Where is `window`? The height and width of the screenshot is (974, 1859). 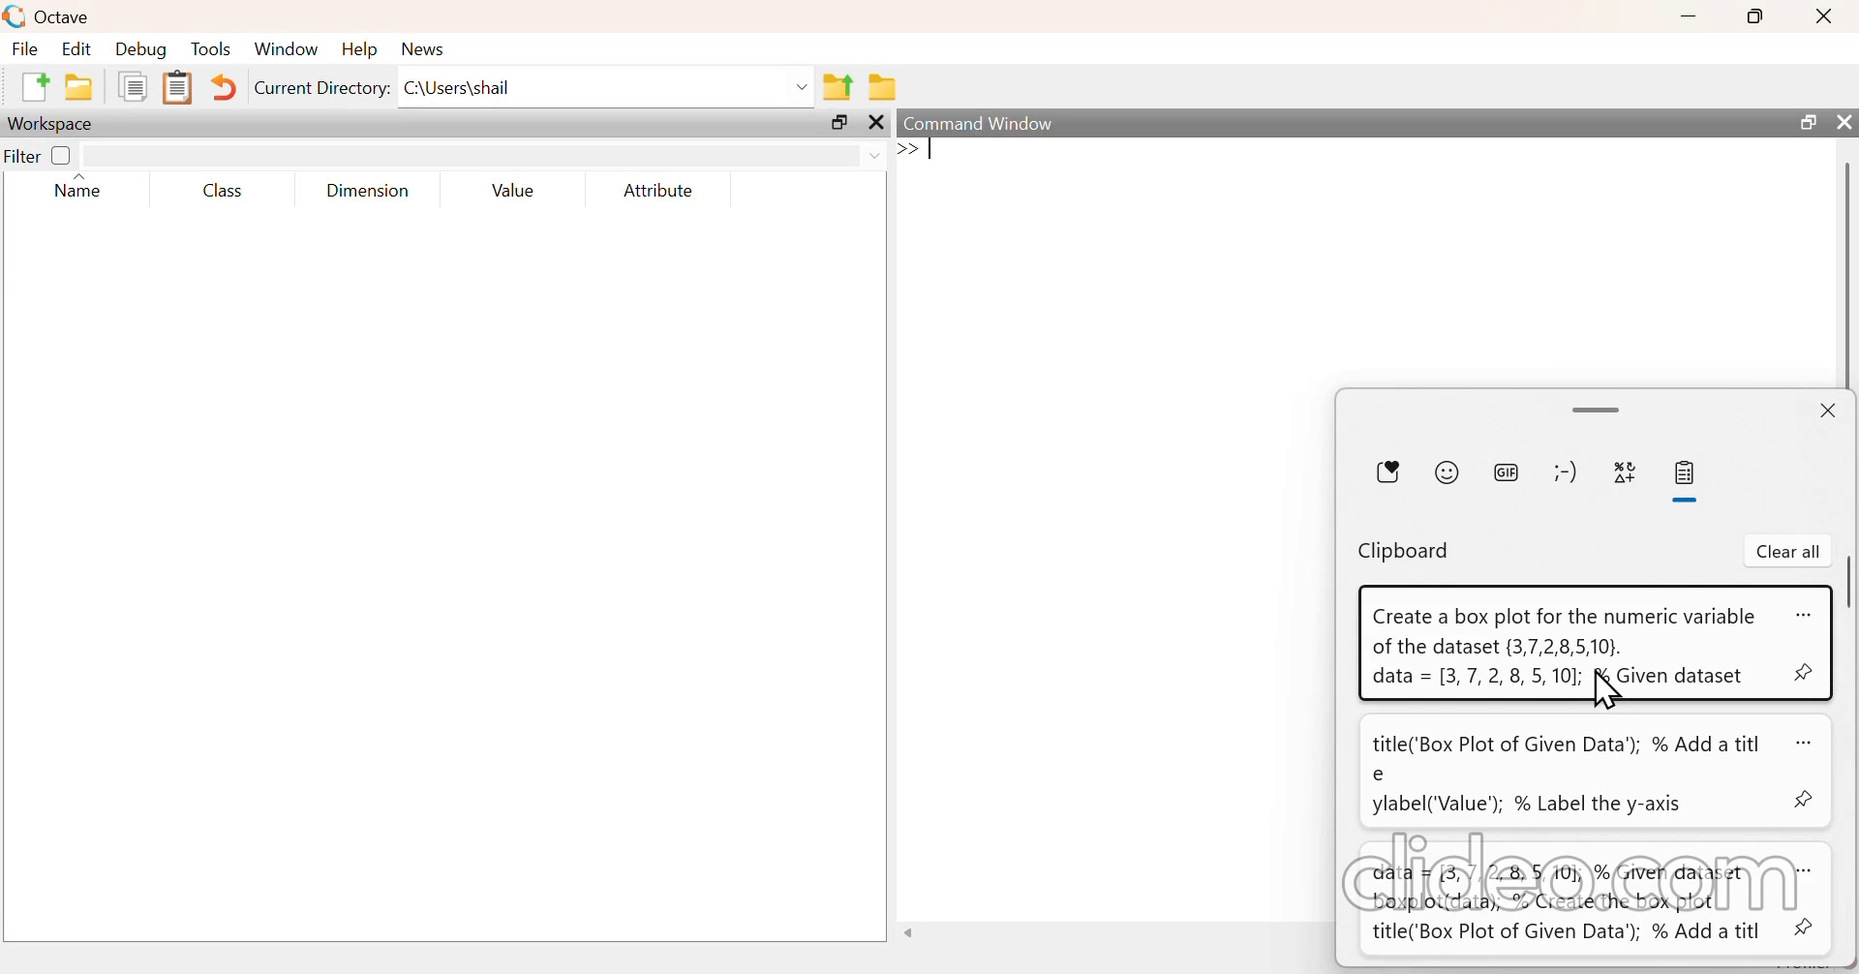
window is located at coordinates (288, 46).